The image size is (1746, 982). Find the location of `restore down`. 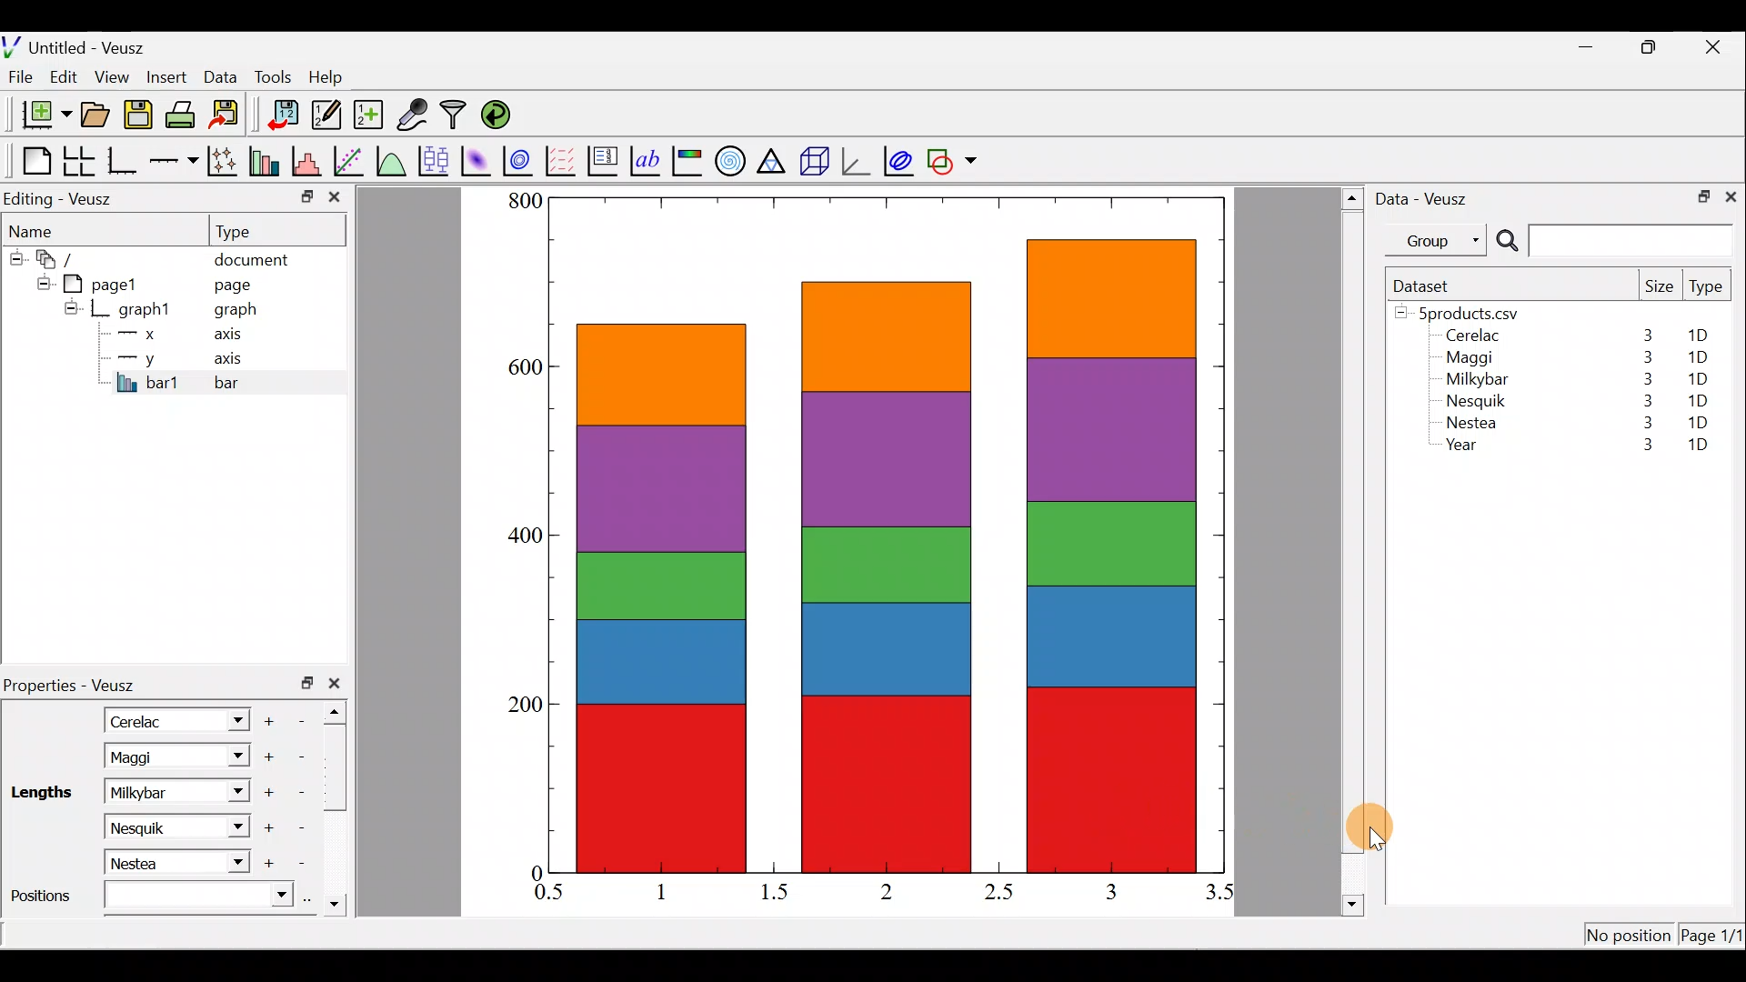

restore down is located at coordinates (307, 683).